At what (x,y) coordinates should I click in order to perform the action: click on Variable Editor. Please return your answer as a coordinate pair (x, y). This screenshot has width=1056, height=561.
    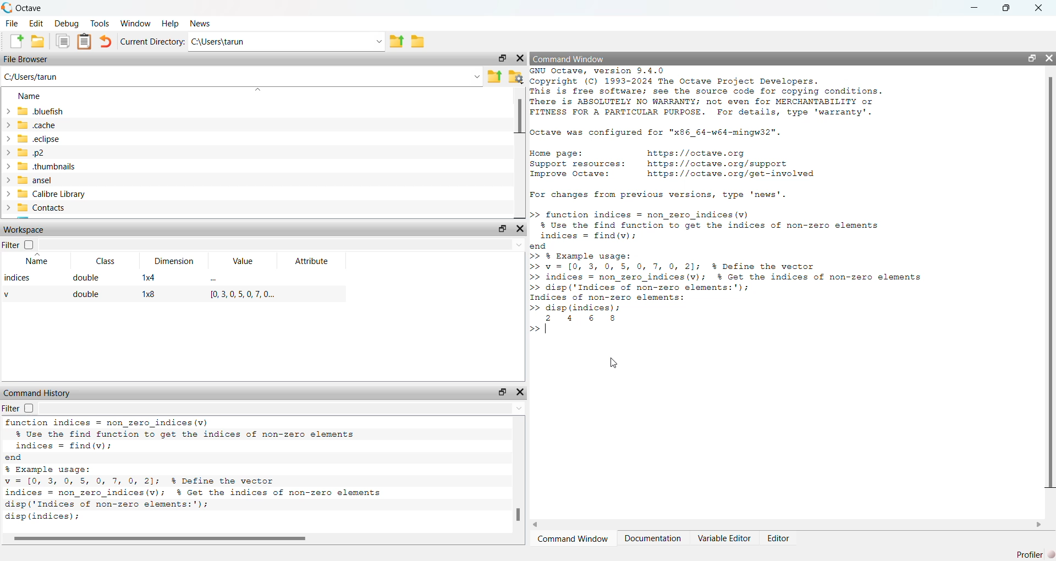
    Looking at the image, I should click on (723, 539).